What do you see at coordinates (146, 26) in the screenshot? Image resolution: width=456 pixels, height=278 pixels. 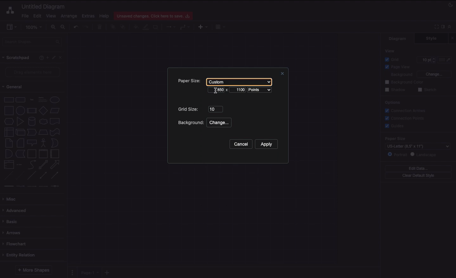 I see `Line color` at bounding box center [146, 26].